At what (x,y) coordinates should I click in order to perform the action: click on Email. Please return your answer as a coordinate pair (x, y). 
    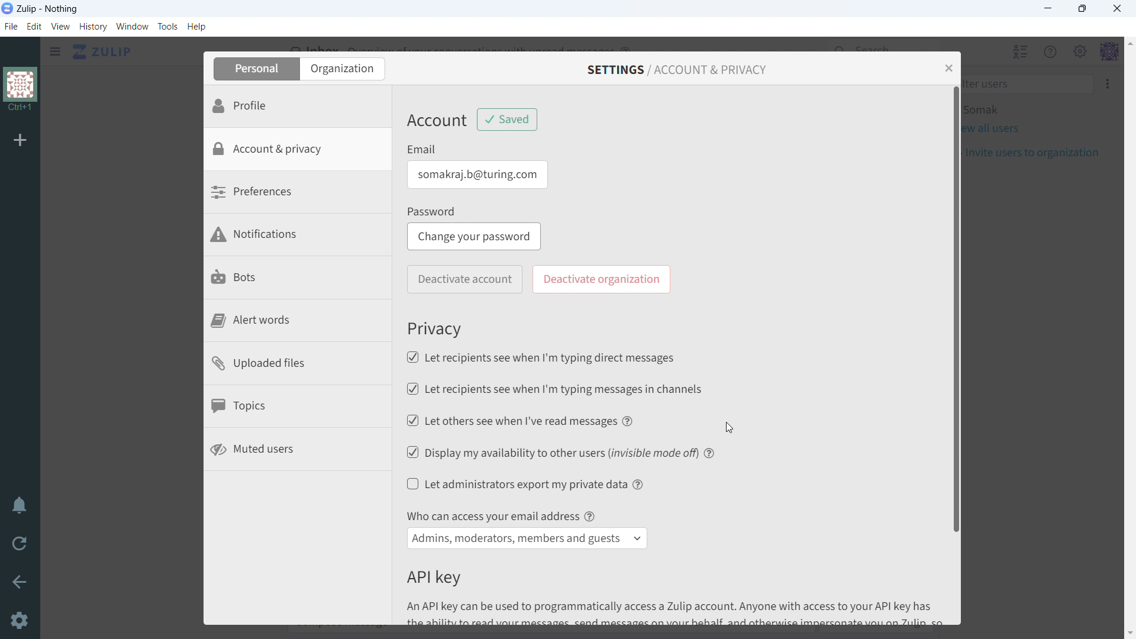
    Looking at the image, I should click on (420, 149).